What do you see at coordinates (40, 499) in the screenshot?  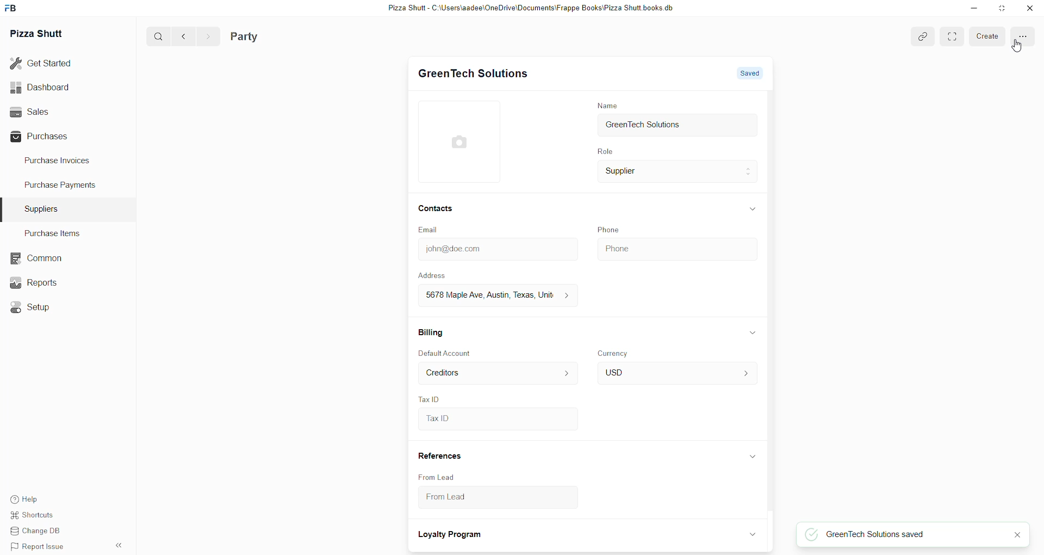 I see ` Help` at bounding box center [40, 499].